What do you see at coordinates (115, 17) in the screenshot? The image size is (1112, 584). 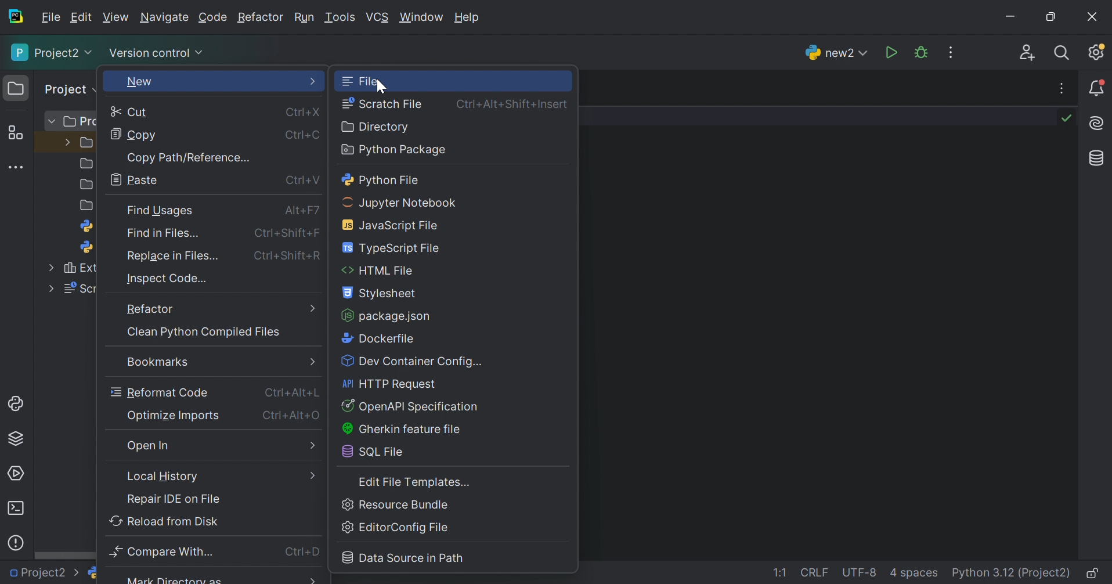 I see `View` at bounding box center [115, 17].